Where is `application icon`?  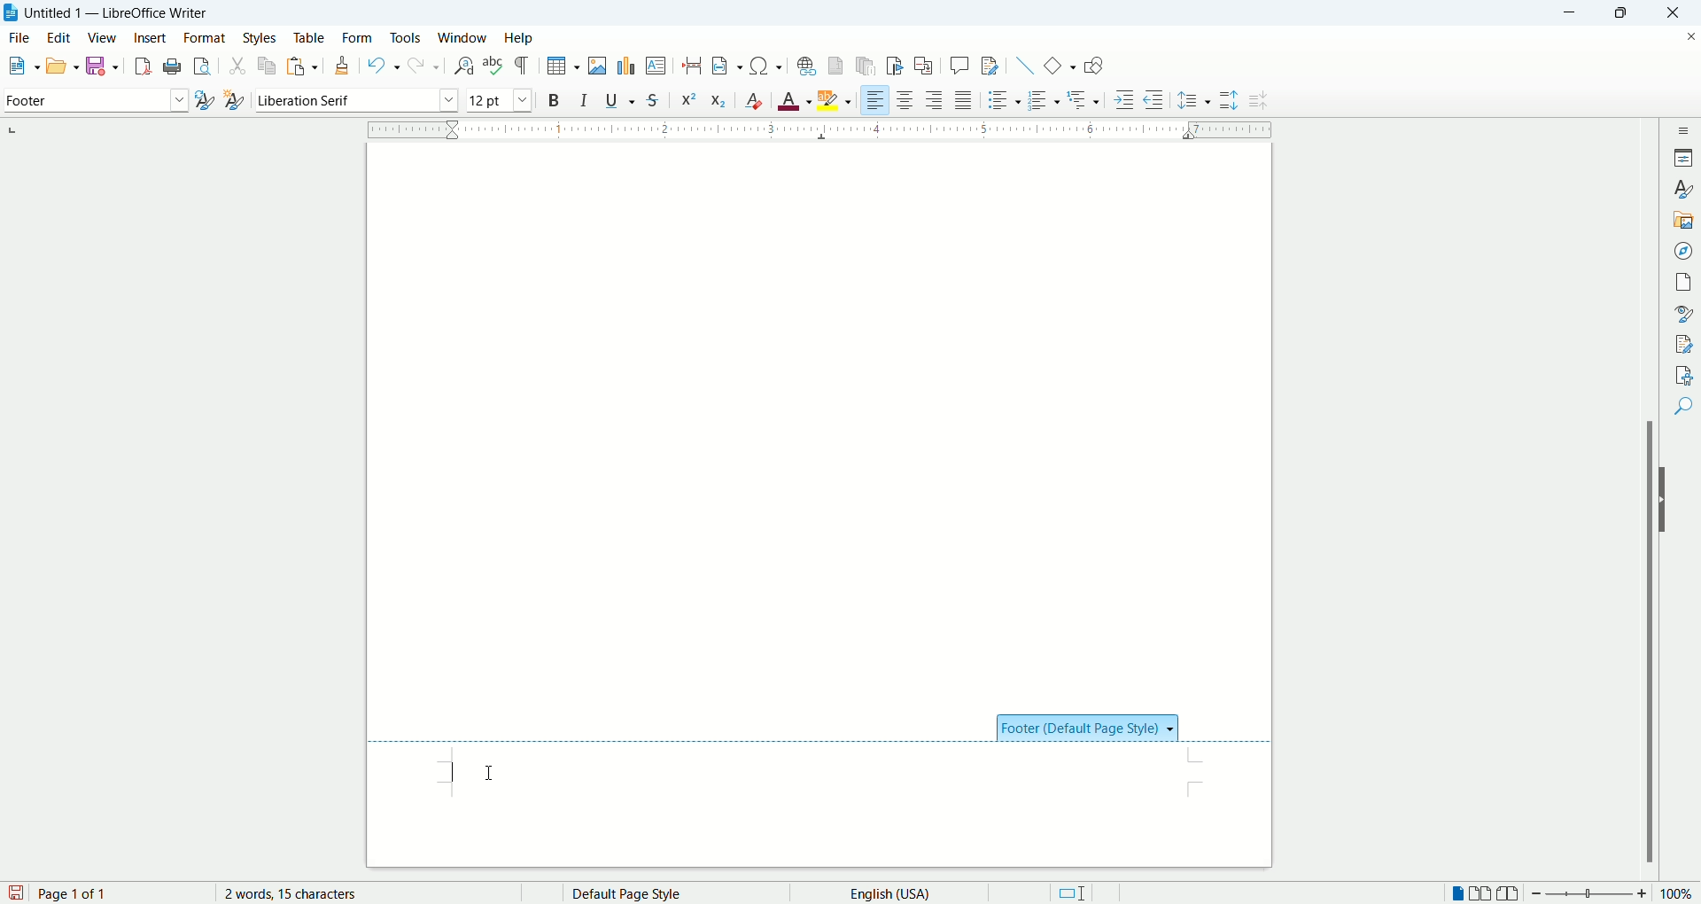 application icon is located at coordinates (12, 13).